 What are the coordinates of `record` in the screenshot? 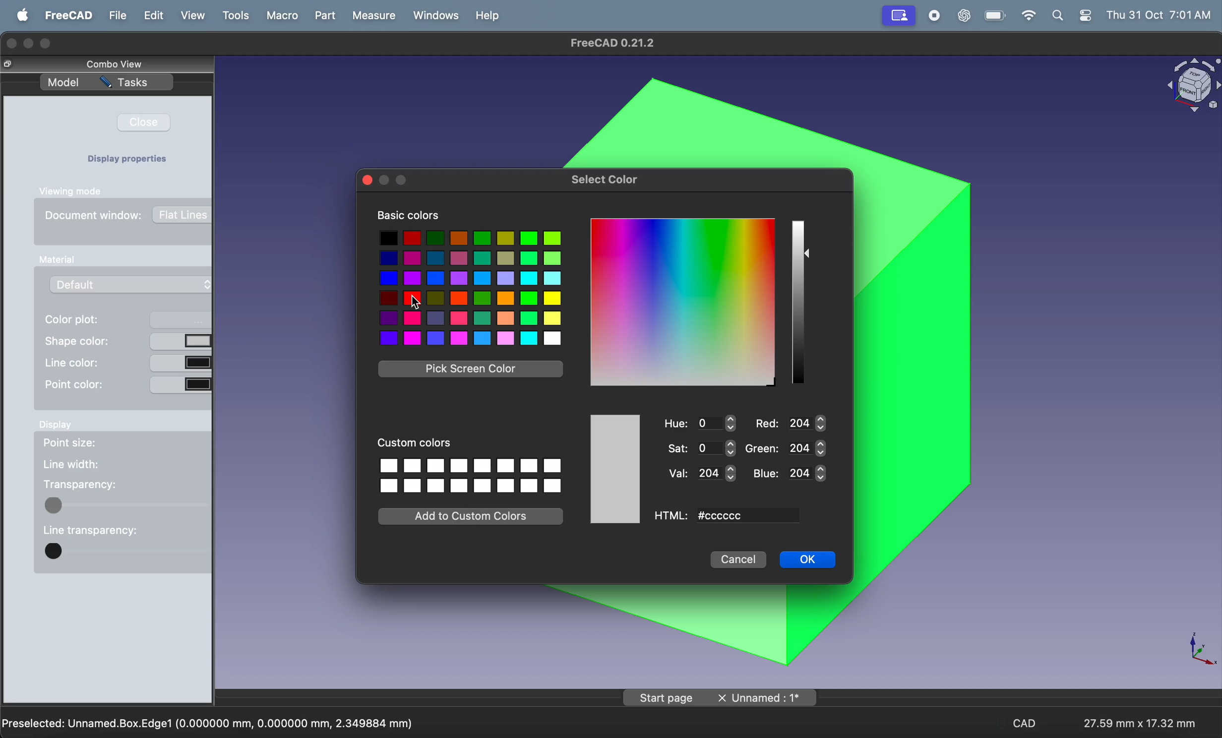 It's located at (933, 16).